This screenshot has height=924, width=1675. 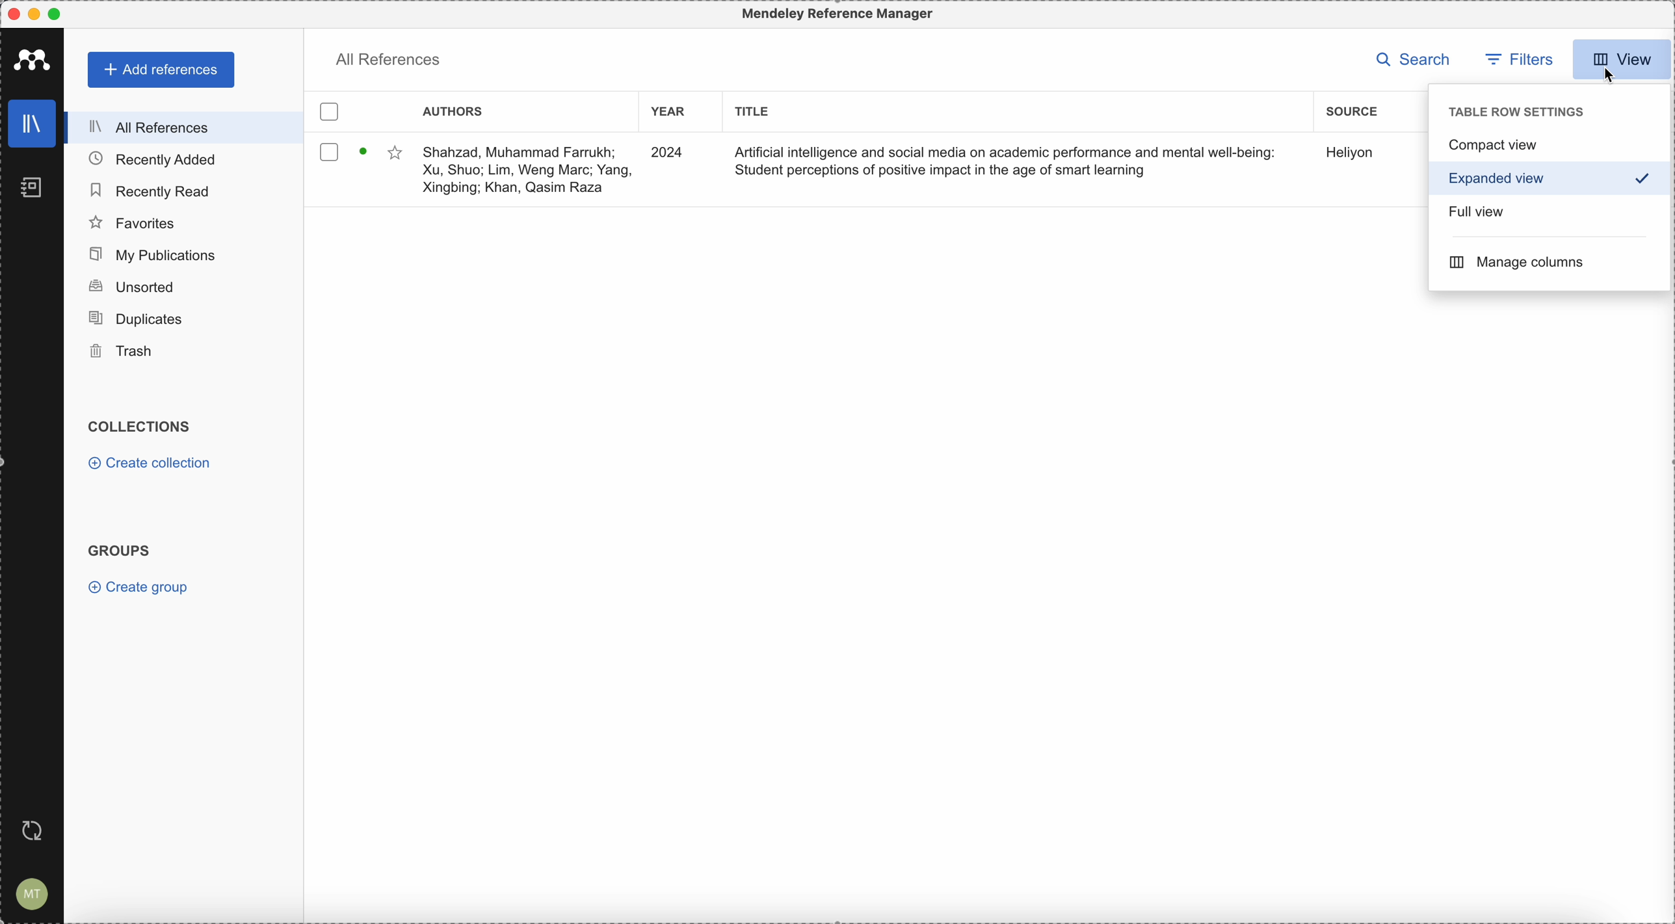 What do you see at coordinates (333, 112) in the screenshot?
I see `checkbox` at bounding box center [333, 112].